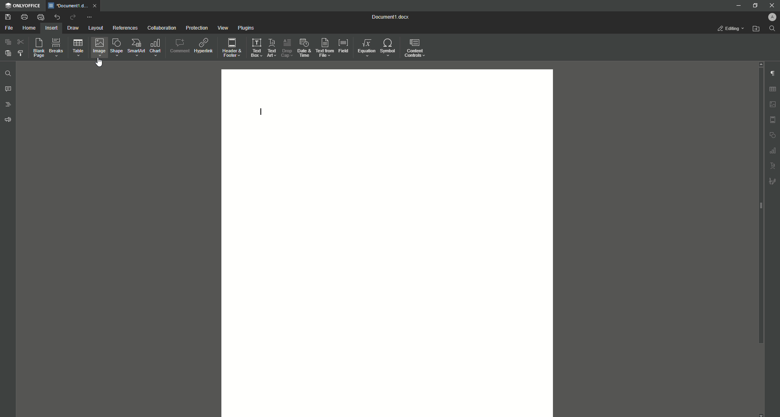  Describe the element at coordinates (37, 47) in the screenshot. I see `Blank Page` at that location.